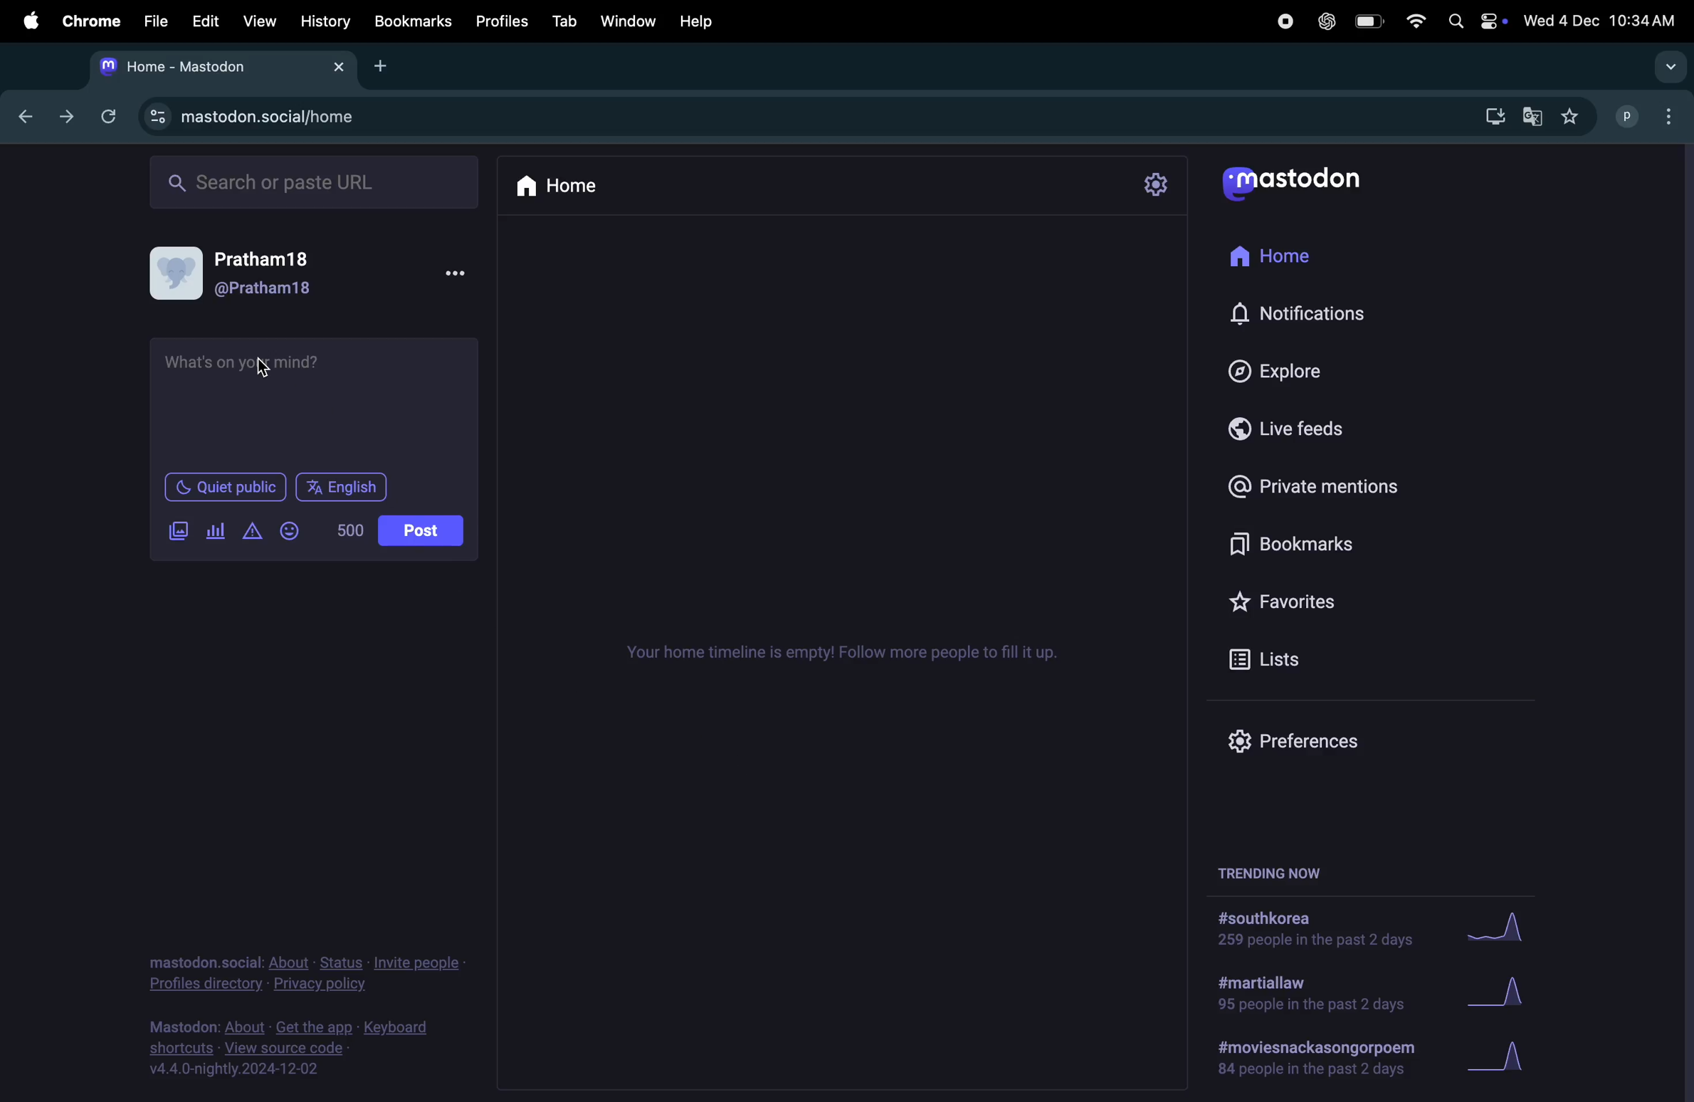 This screenshot has height=1102, width=1694. Describe the element at coordinates (412, 21) in the screenshot. I see `Bookmarks` at that location.